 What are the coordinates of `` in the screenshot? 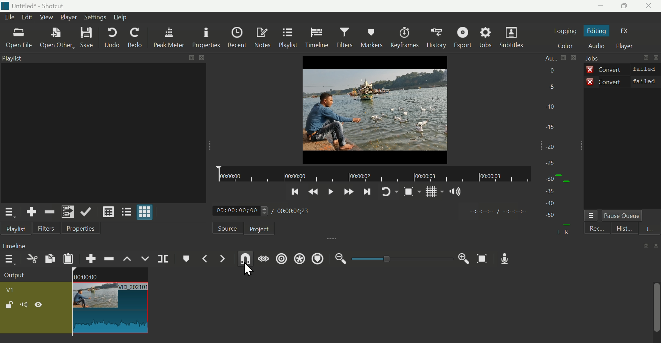 It's located at (262, 229).